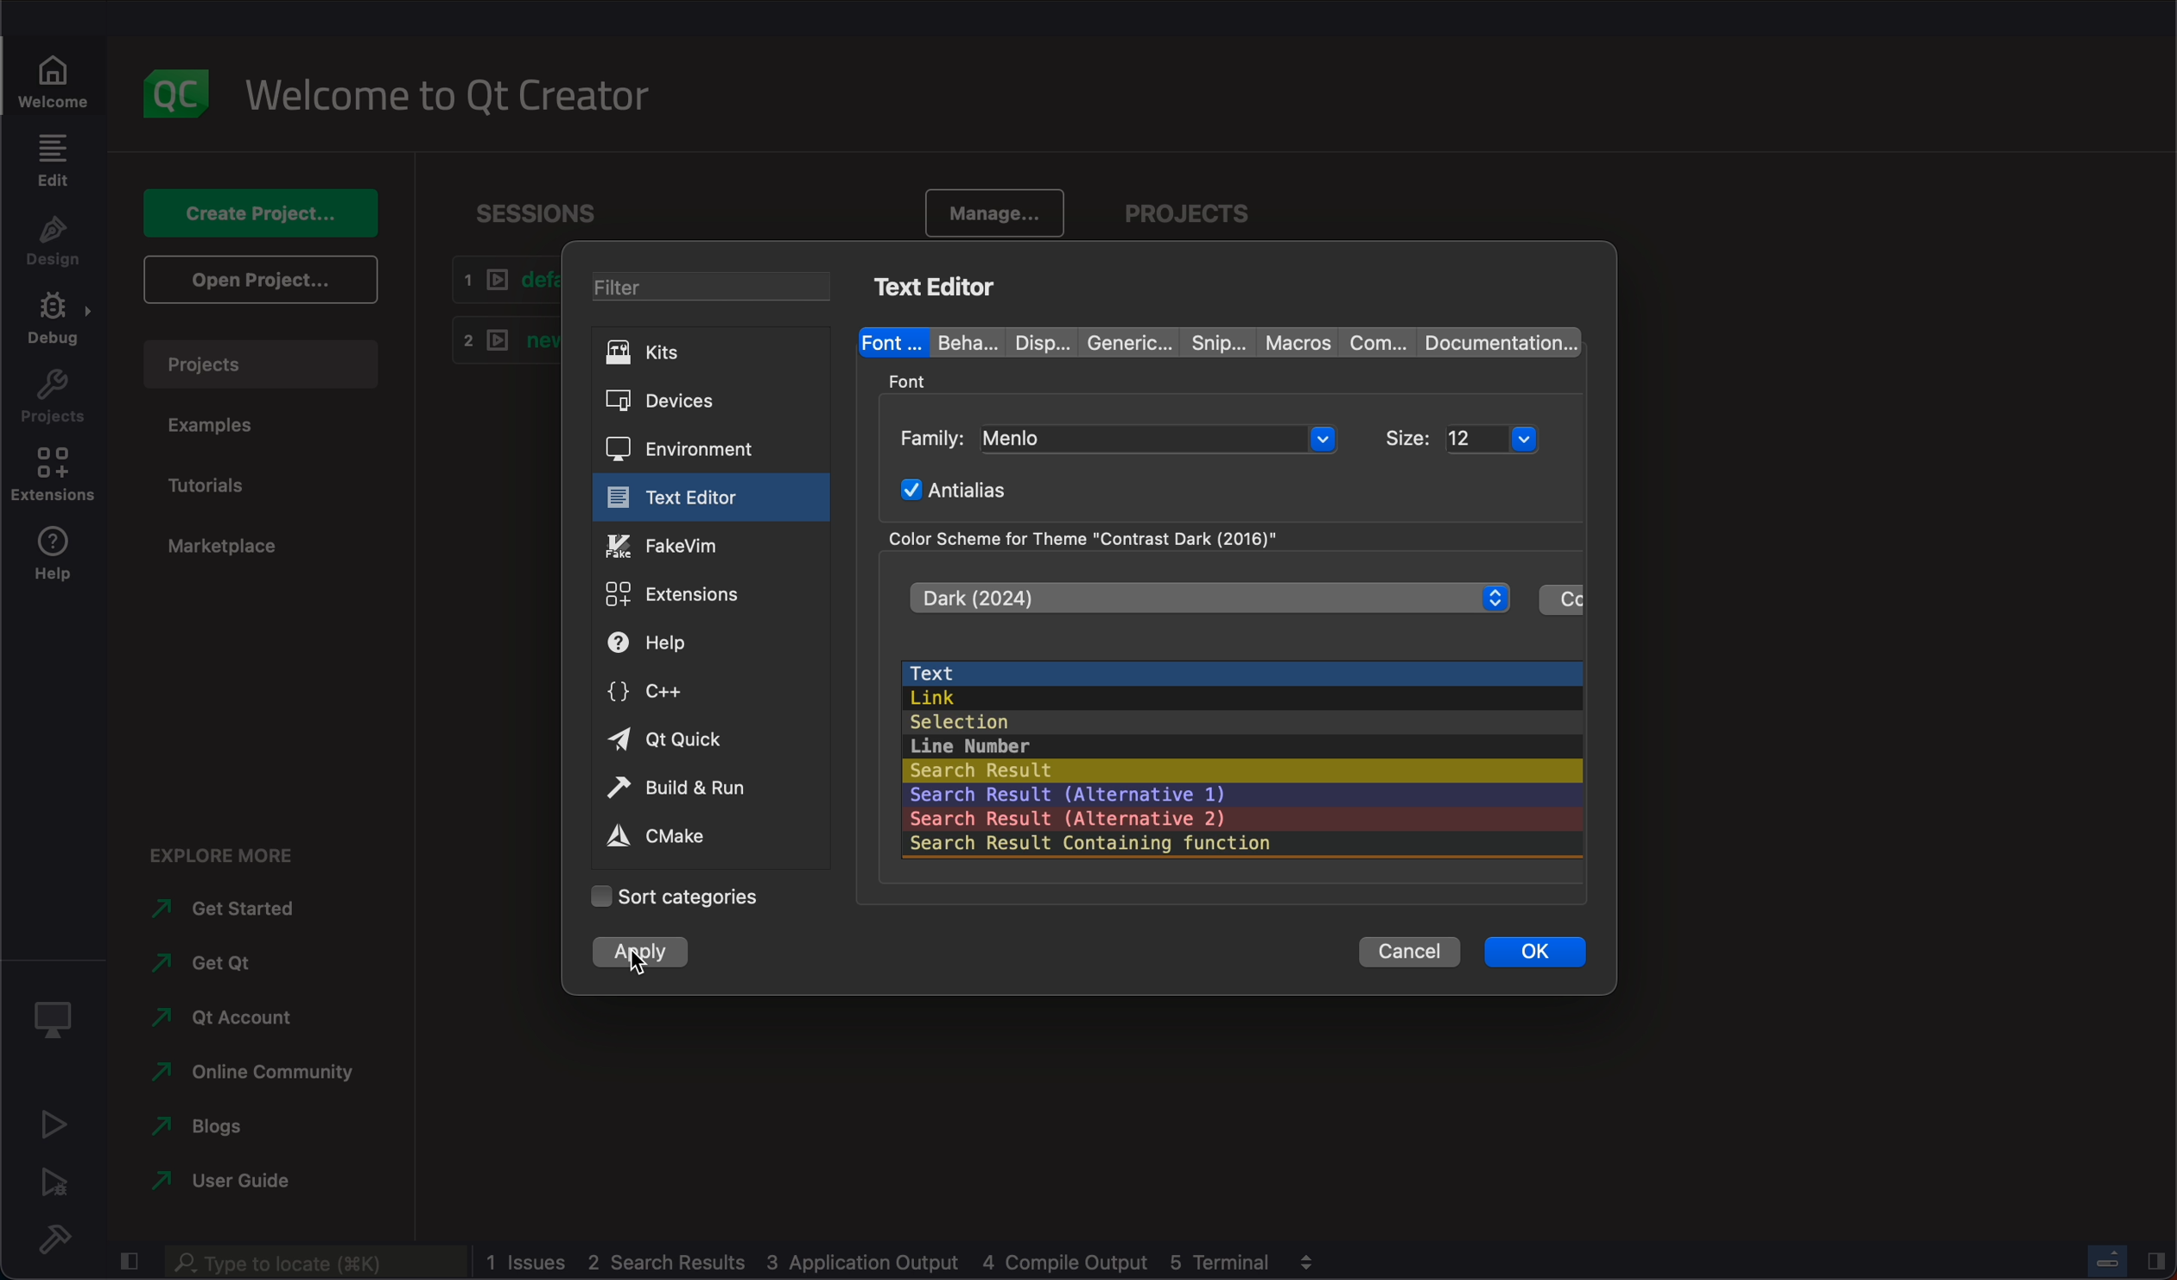 This screenshot has height=1280, width=2177. I want to click on extensions, so click(708, 592).